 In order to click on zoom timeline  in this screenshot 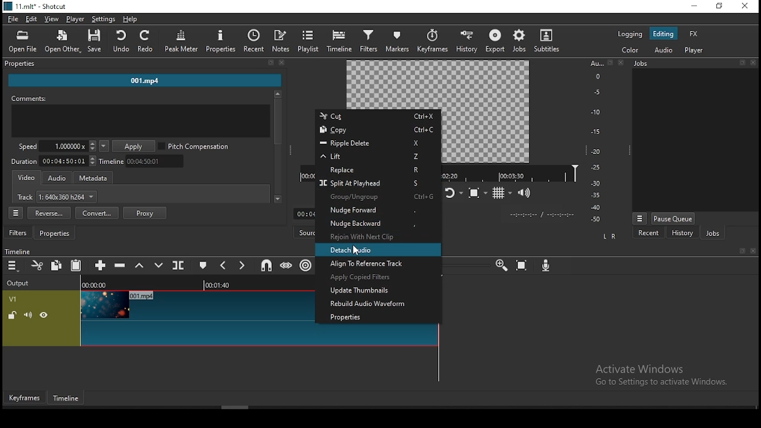, I will do `click(499, 265)`.